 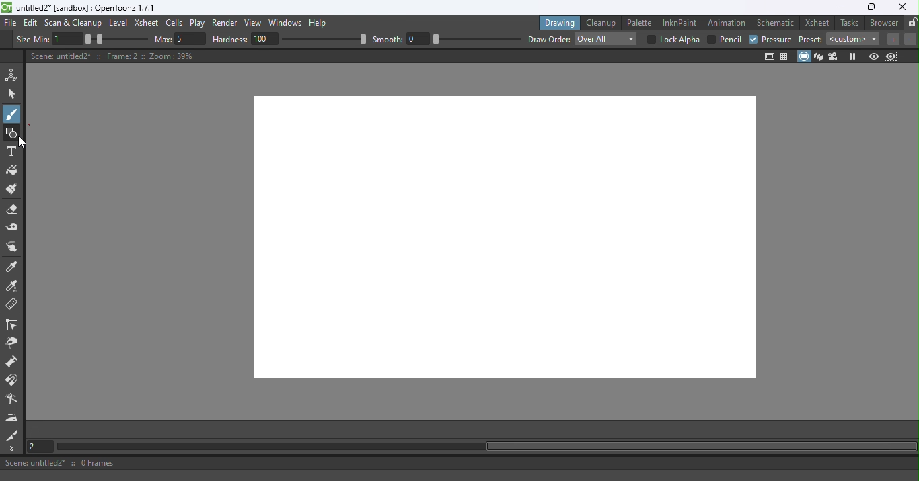 What do you see at coordinates (11, 152) in the screenshot?
I see `Type tool` at bounding box center [11, 152].